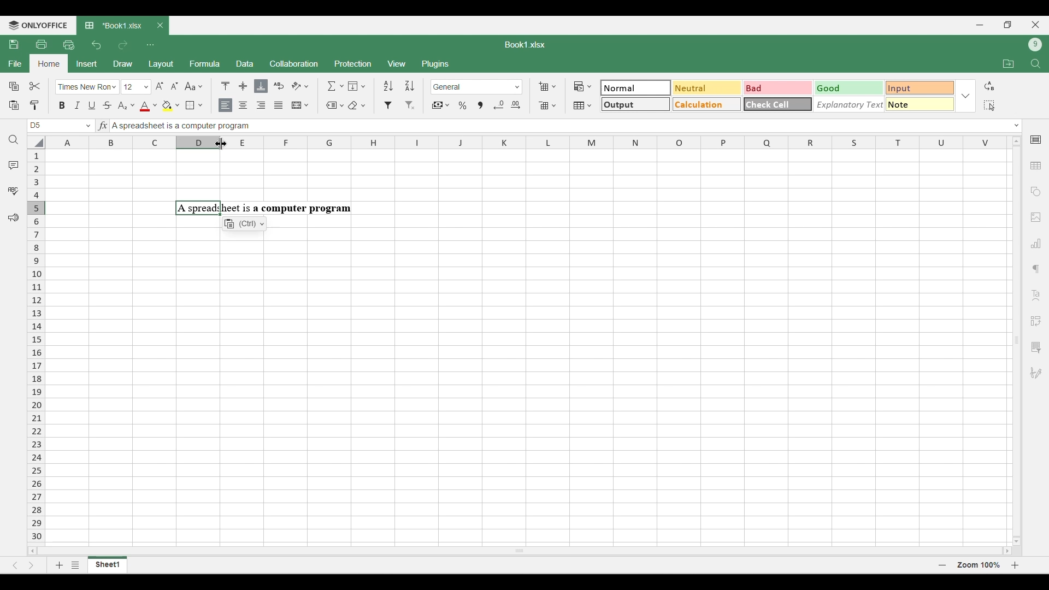  Describe the element at coordinates (1015, 565) in the screenshot. I see `Zoom in` at that location.